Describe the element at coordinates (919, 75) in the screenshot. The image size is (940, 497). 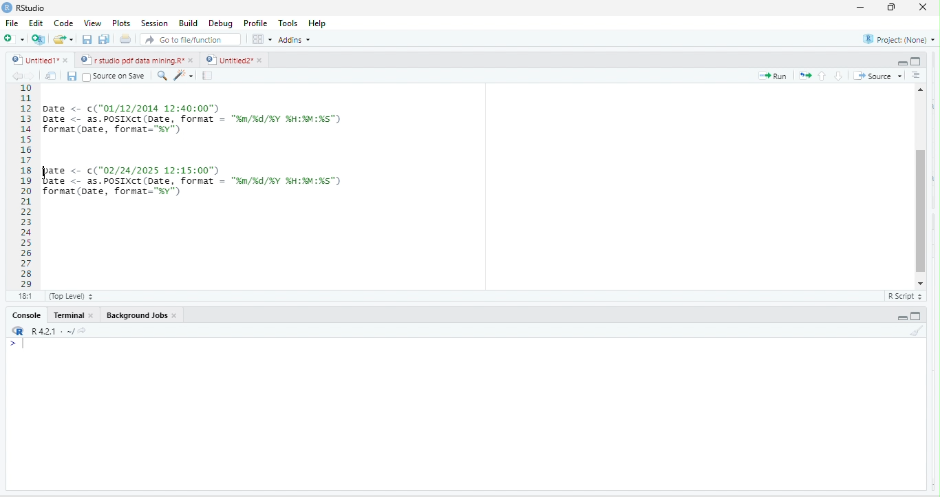
I see `show document outline` at that location.